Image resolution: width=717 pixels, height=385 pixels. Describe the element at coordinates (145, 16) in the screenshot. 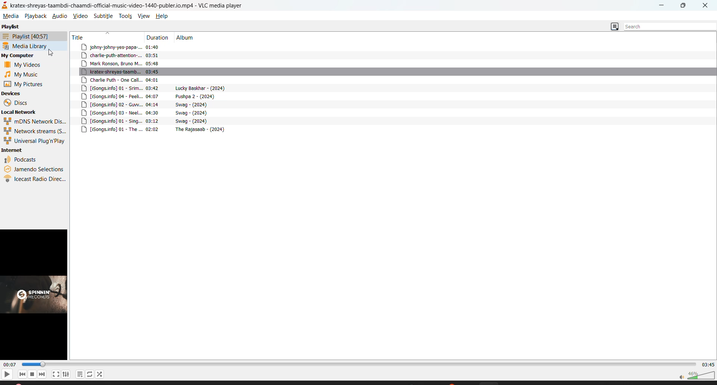

I see `view` at that location.